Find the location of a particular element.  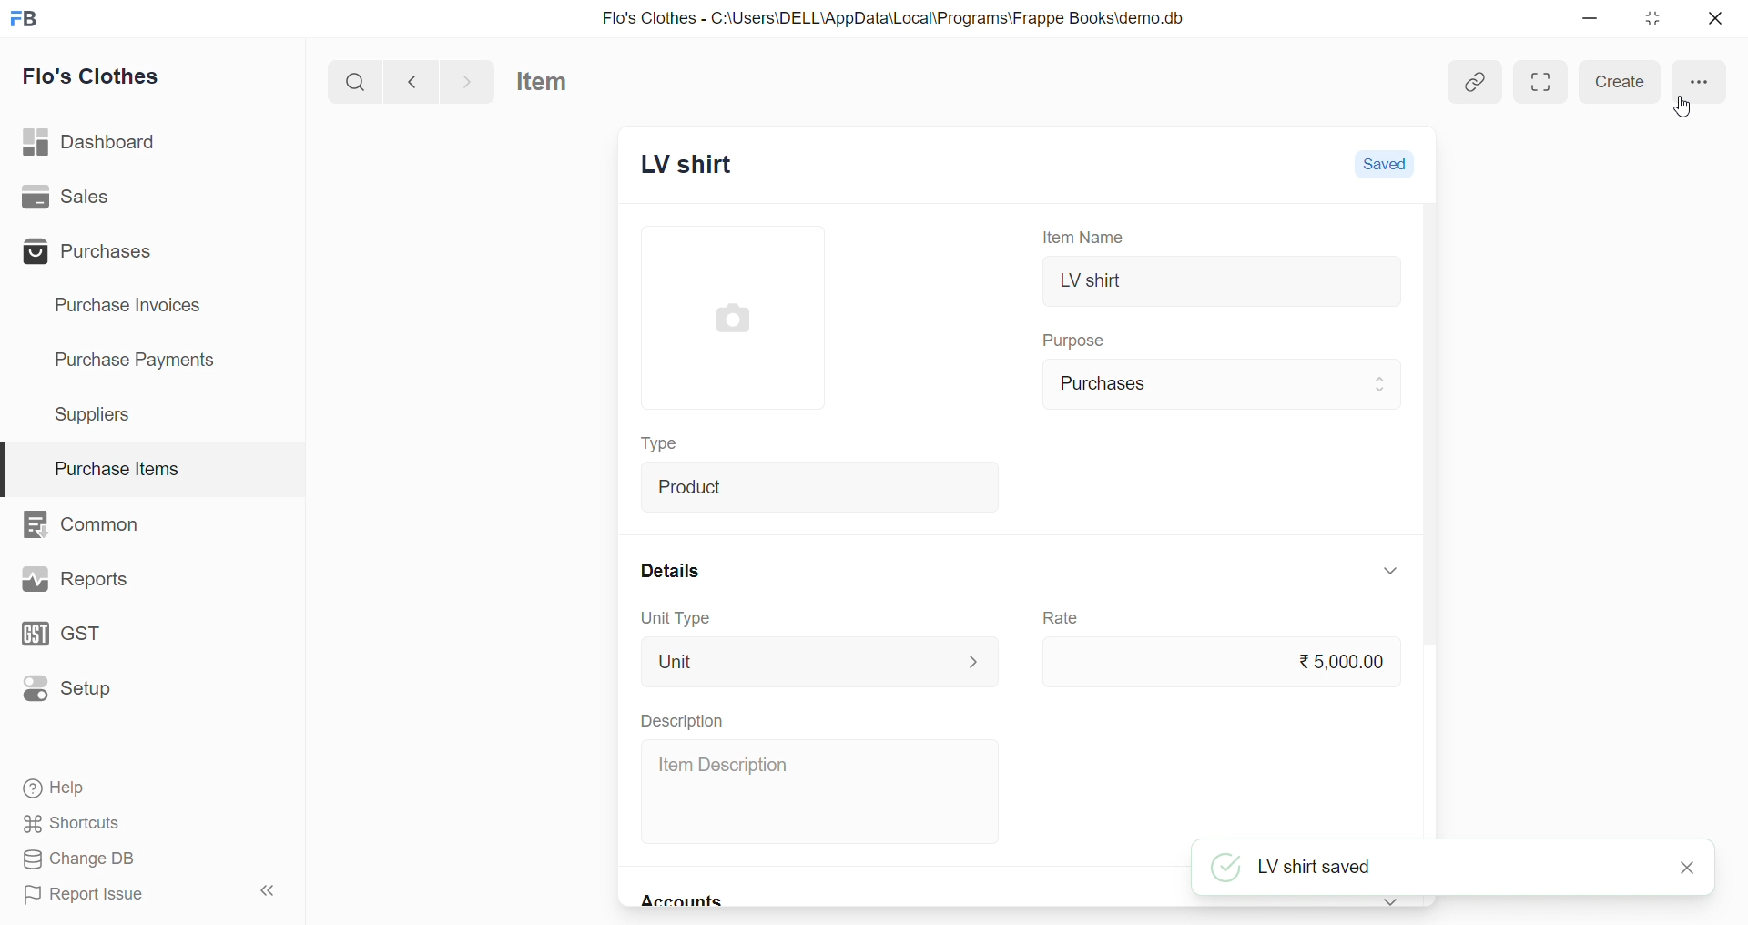

Purchase Invoices is located at coordinates (140, 306).